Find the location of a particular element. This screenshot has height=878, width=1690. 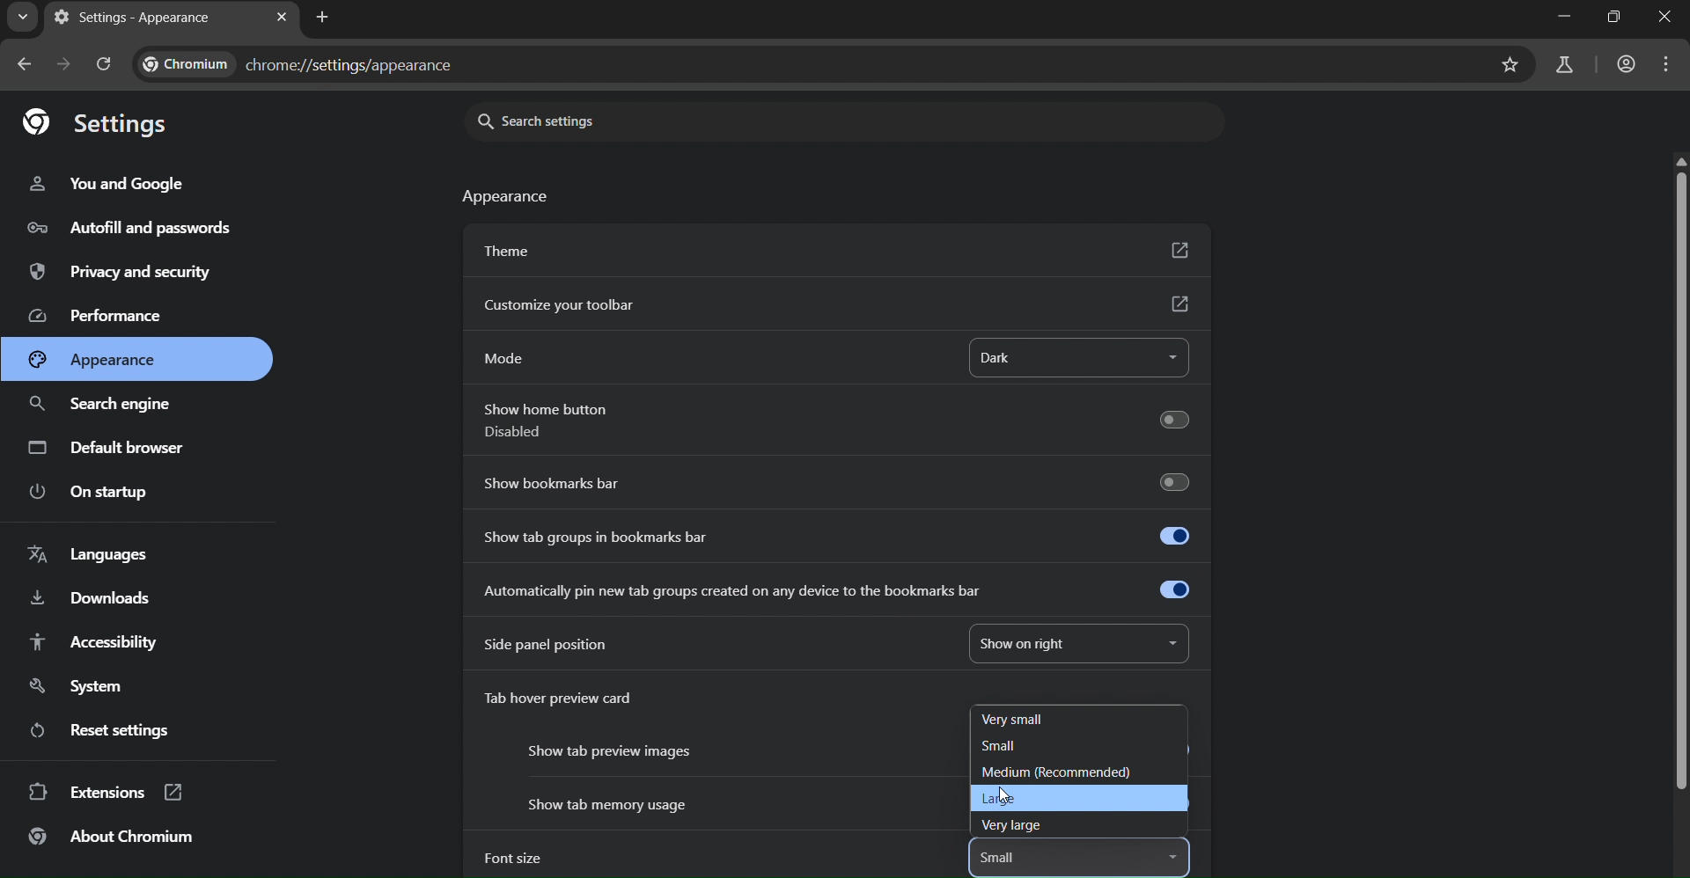

go forward one page is located at coordinates (62, 65).